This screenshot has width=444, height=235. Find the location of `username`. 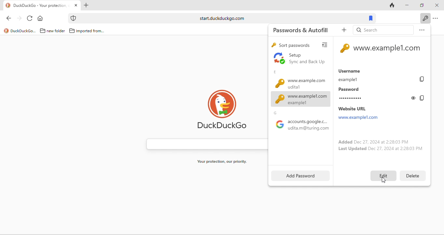

username is located at coordinates (349, 70).